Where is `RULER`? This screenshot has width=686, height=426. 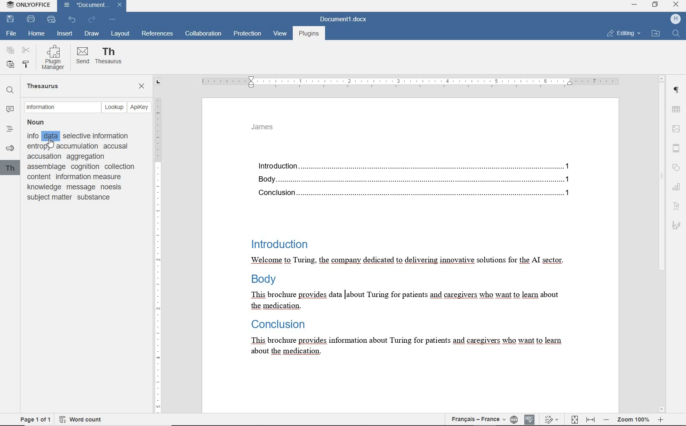
RULER is located at coordinates (408, 81).